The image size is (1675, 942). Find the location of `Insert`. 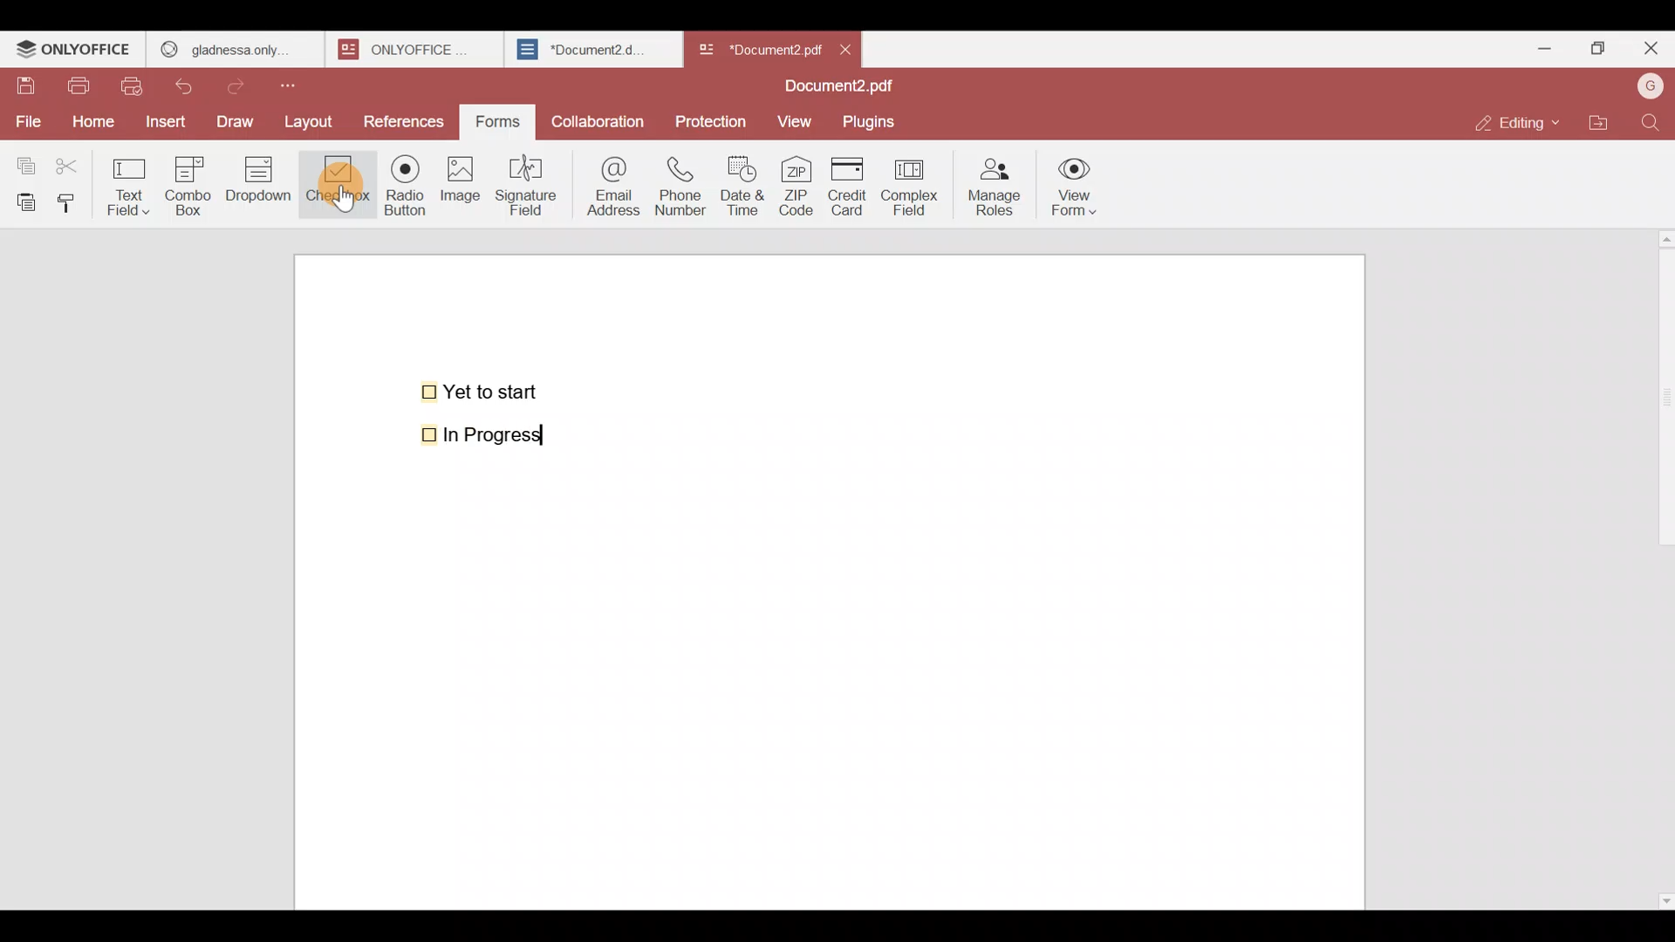

Insert is located at coordinates (163, 120).